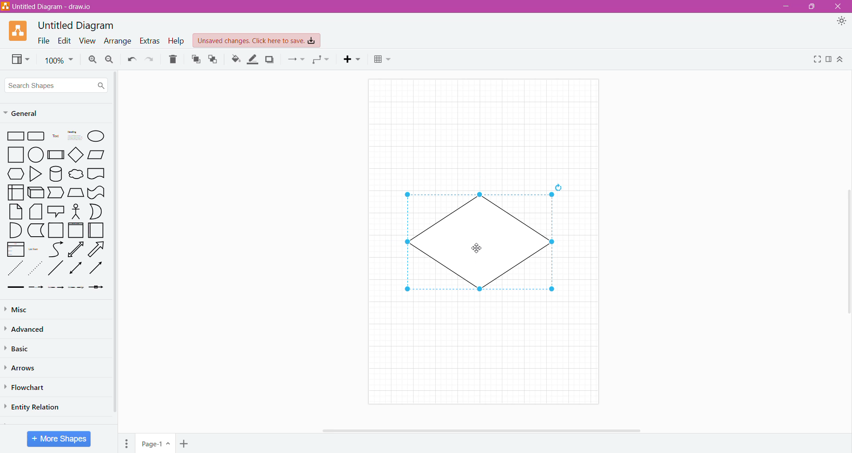 The image size is (852, 453). I want to click on Ellipse, so click(96, 136).